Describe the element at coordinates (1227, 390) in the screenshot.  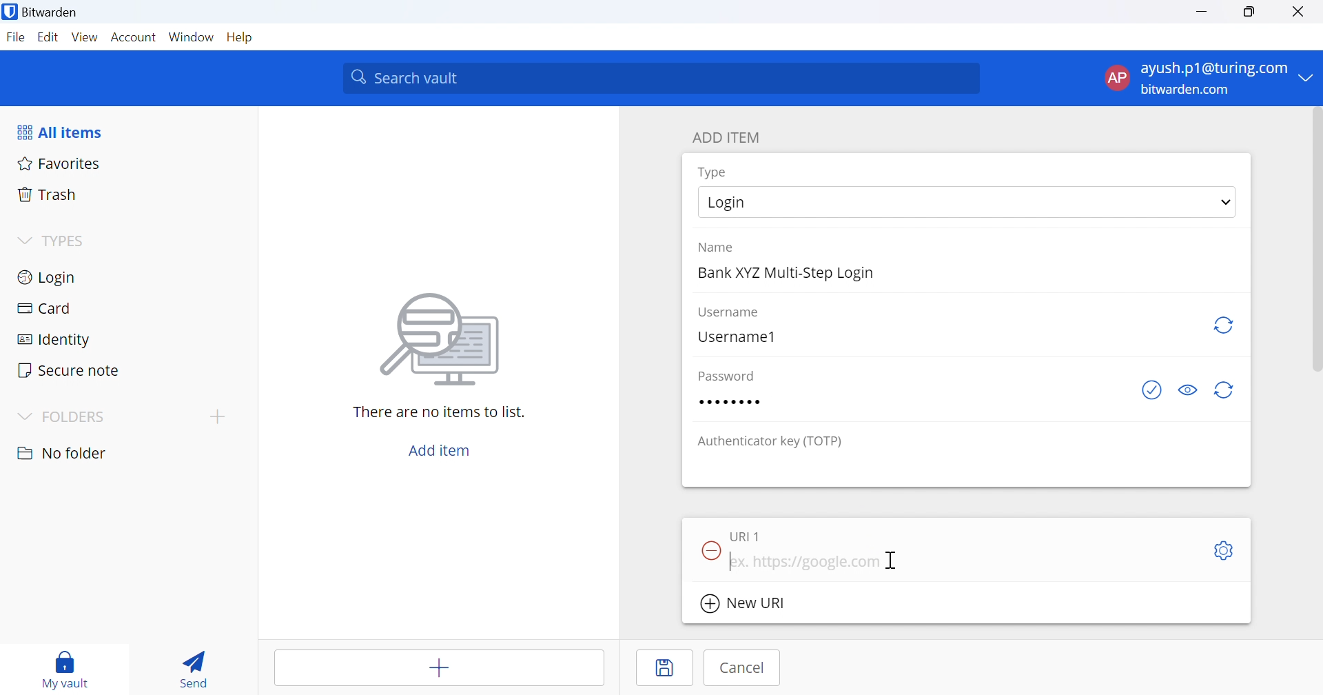
I see `Regenerate Password` at that location.